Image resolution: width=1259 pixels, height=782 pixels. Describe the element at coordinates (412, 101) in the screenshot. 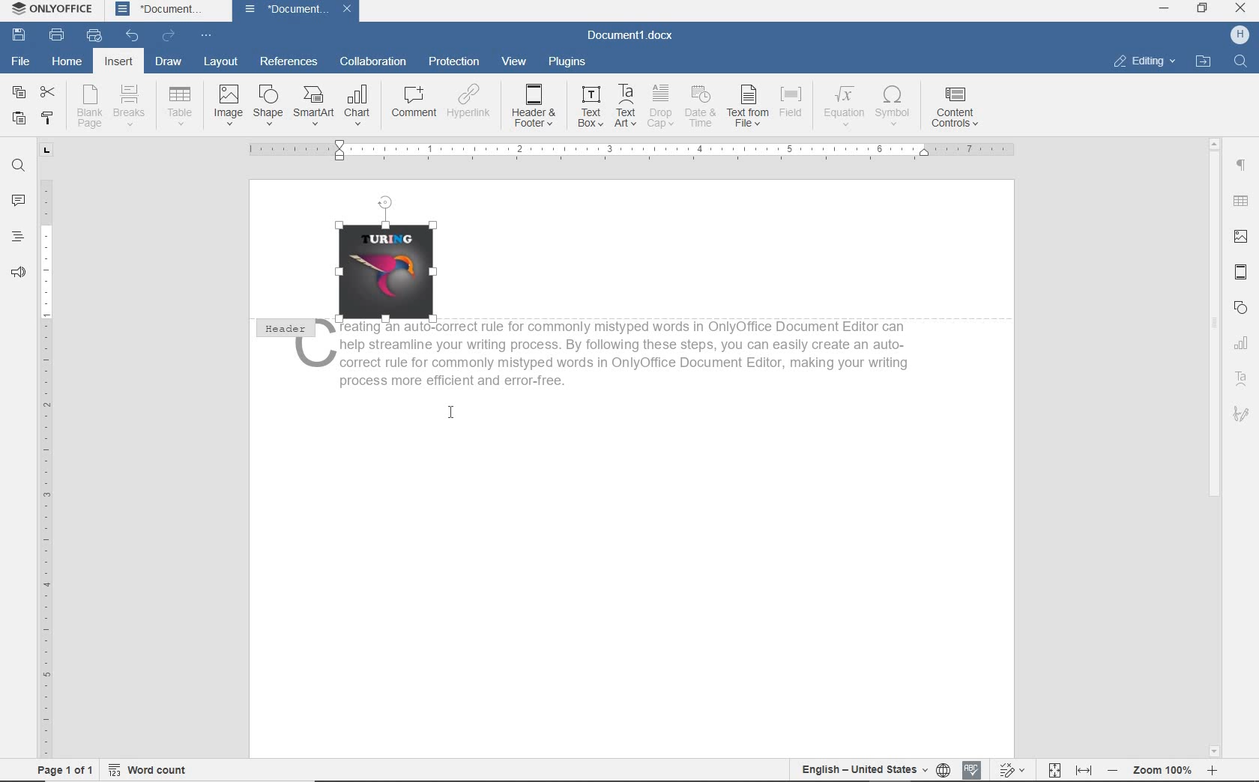

I see `` at that location.